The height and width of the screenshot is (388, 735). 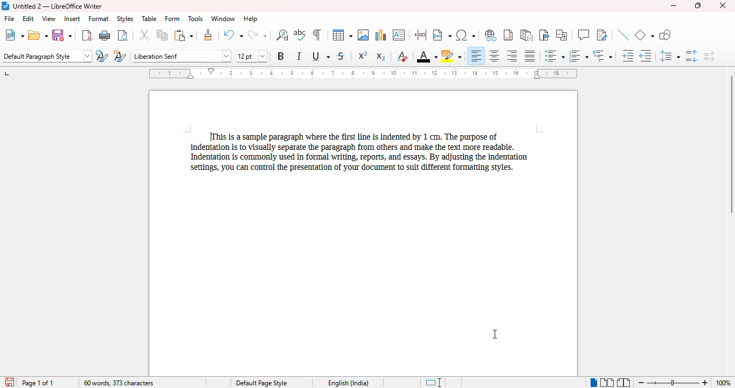 What do you see at coordinates (475, 56) in the screenshot?
I see `align left` at bounding box center [475, 56].